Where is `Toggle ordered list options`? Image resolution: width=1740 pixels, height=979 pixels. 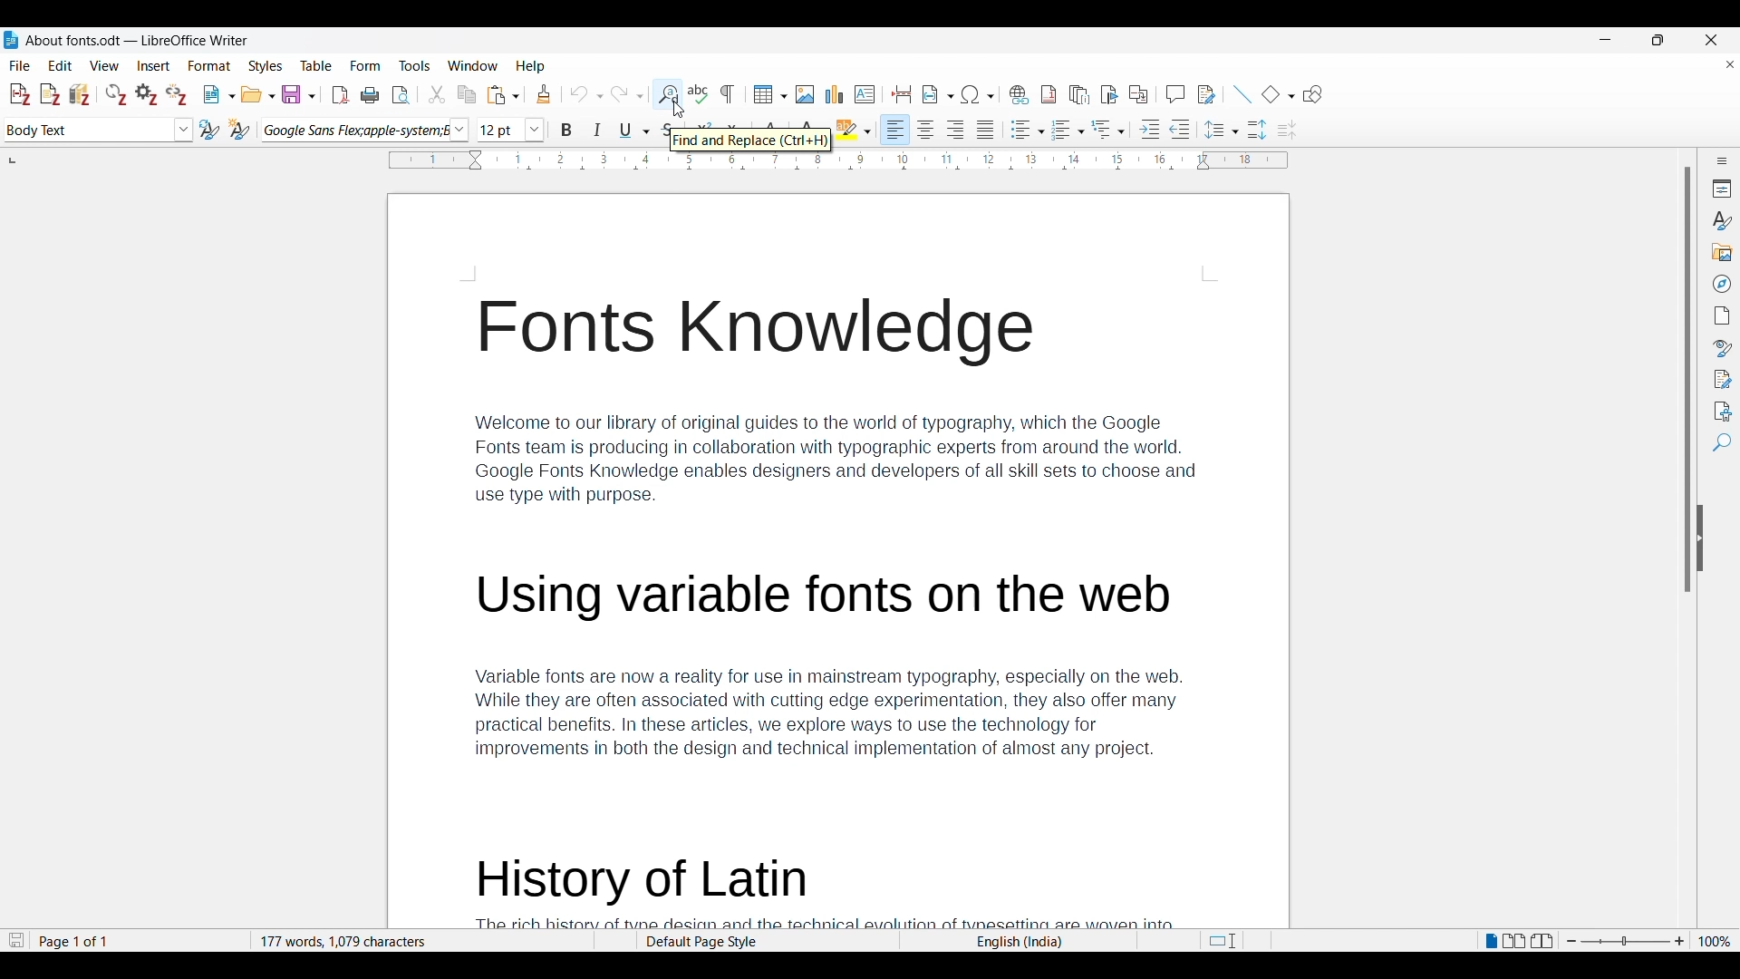
Toggle ordered list options is located at coordinates (1068, 131).